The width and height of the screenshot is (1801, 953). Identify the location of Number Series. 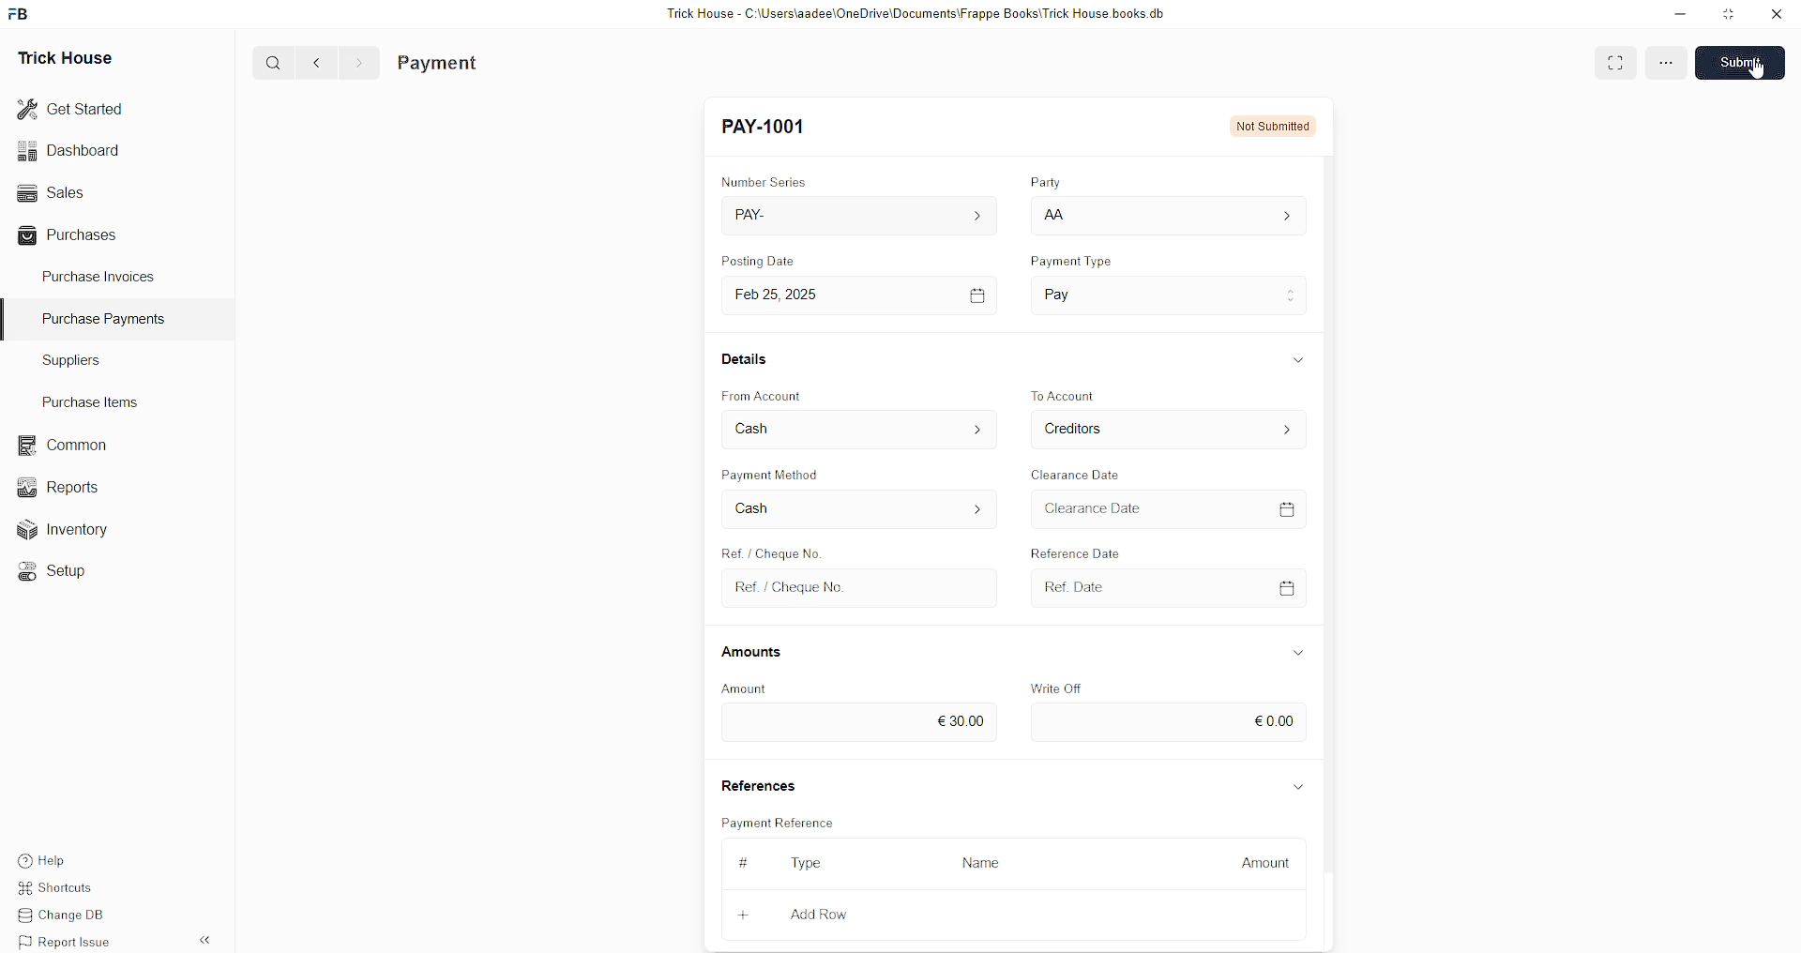
(777, 181).